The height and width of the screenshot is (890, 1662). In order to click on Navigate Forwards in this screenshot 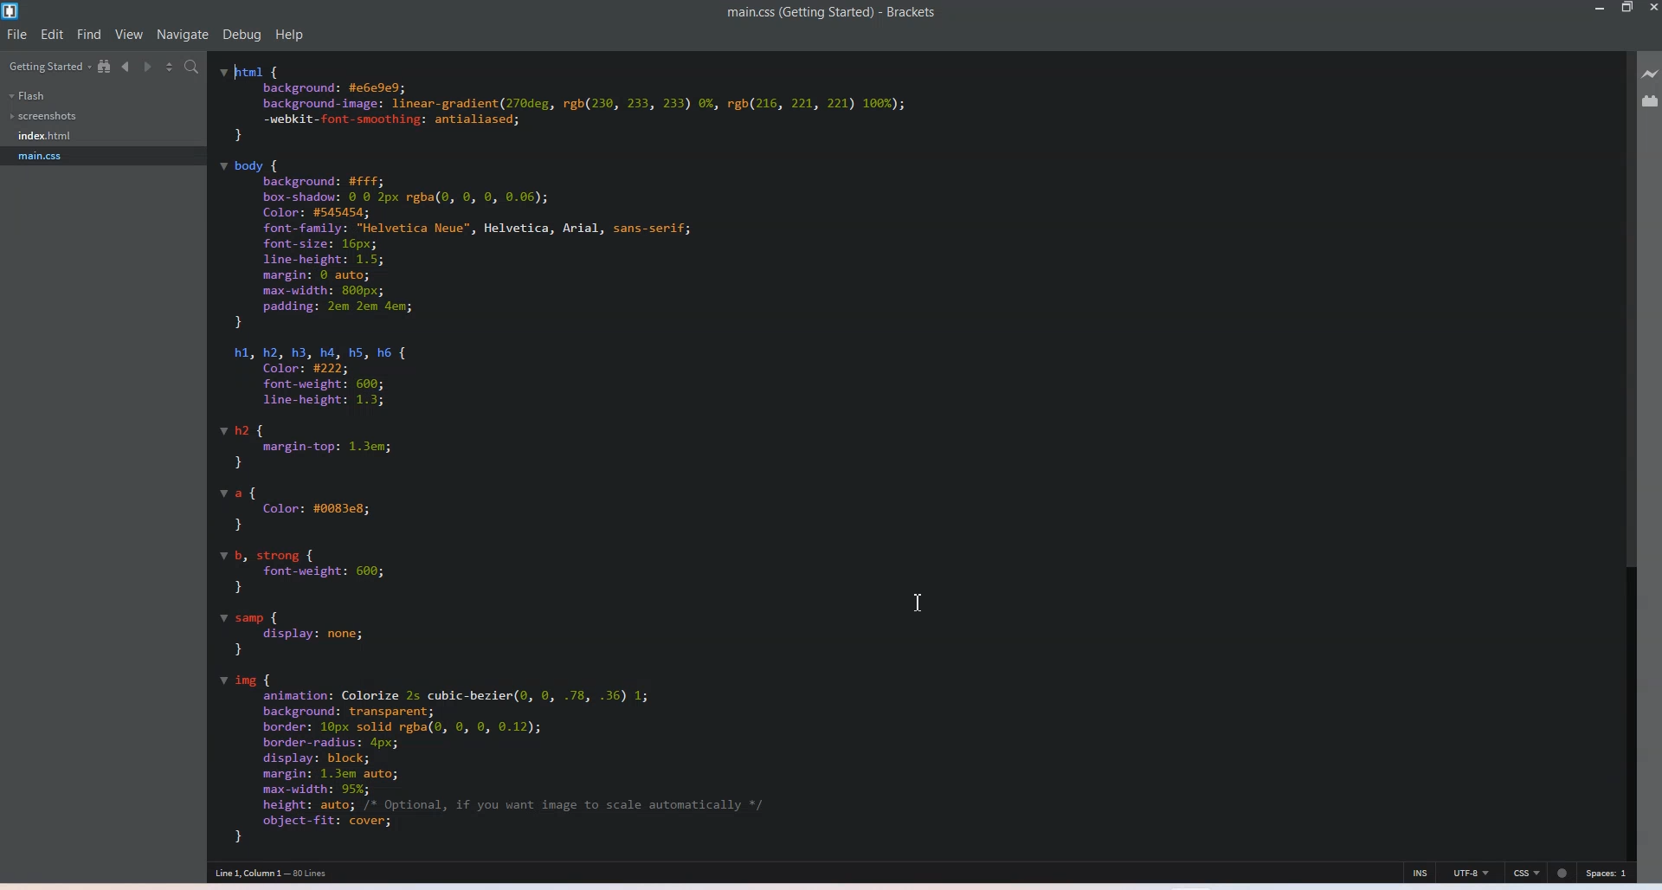, I will do `click(145, 67)`.